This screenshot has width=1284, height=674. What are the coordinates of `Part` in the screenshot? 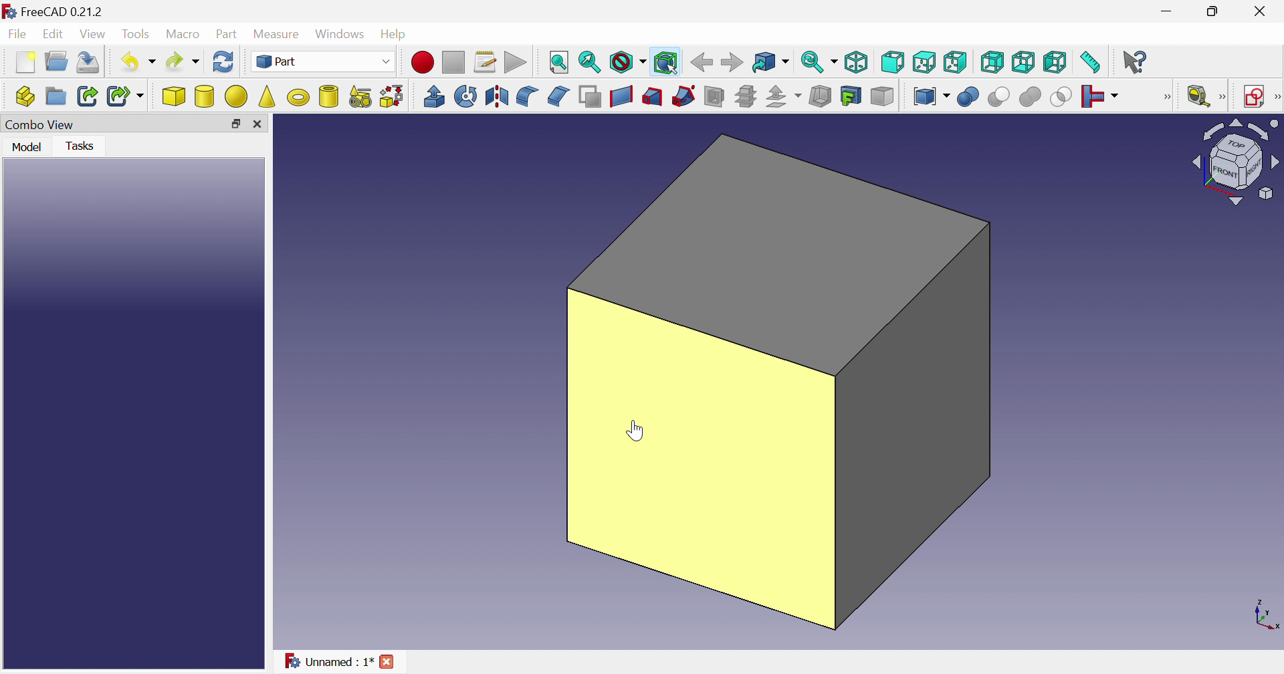 It's located at (227, 35).